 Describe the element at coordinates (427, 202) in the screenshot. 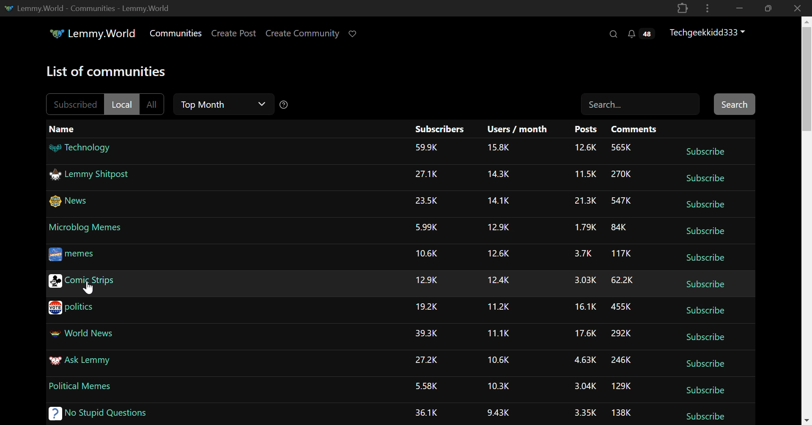

I see `23.5K` at that location.